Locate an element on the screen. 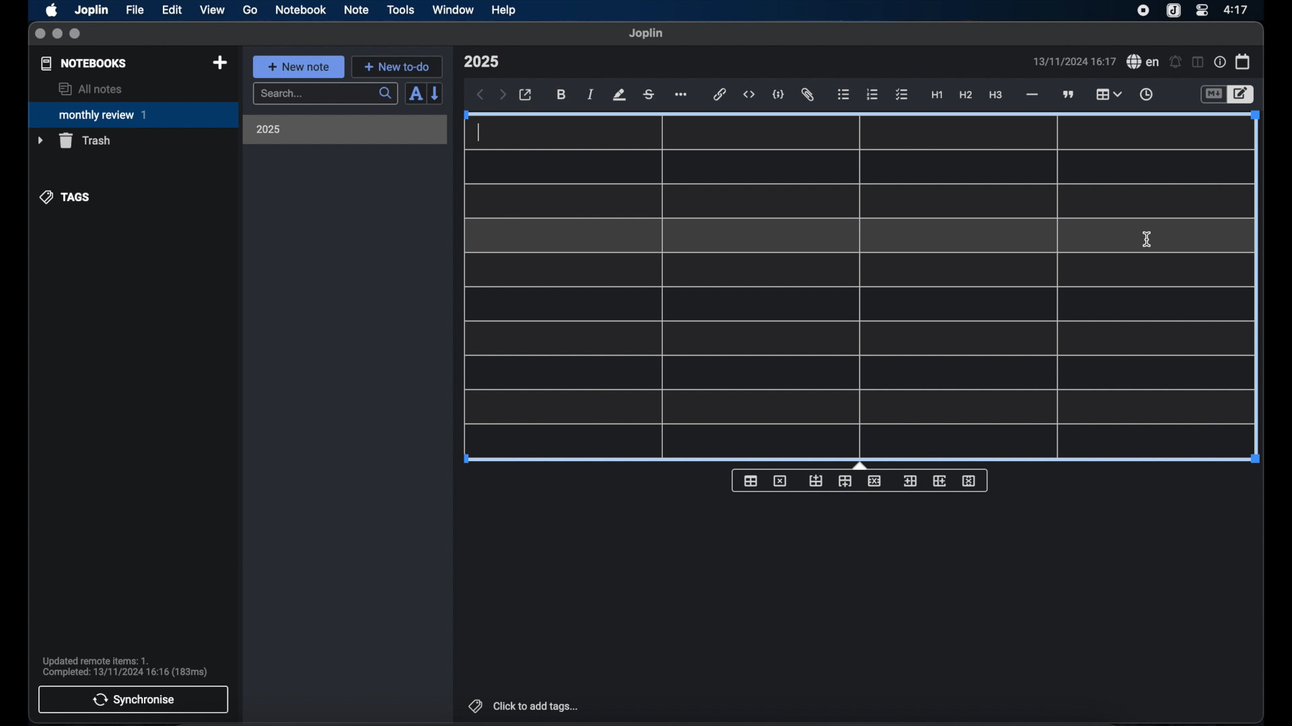 Image resolution: width=1292 pixels, height=726 pixels. delete column is located at coordinates (970, 481).